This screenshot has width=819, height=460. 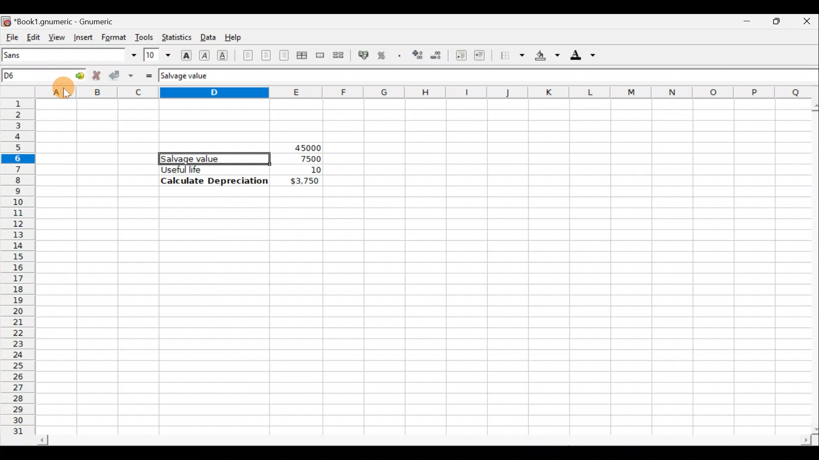 I want to click on Edit, so click(x=33, y=37).